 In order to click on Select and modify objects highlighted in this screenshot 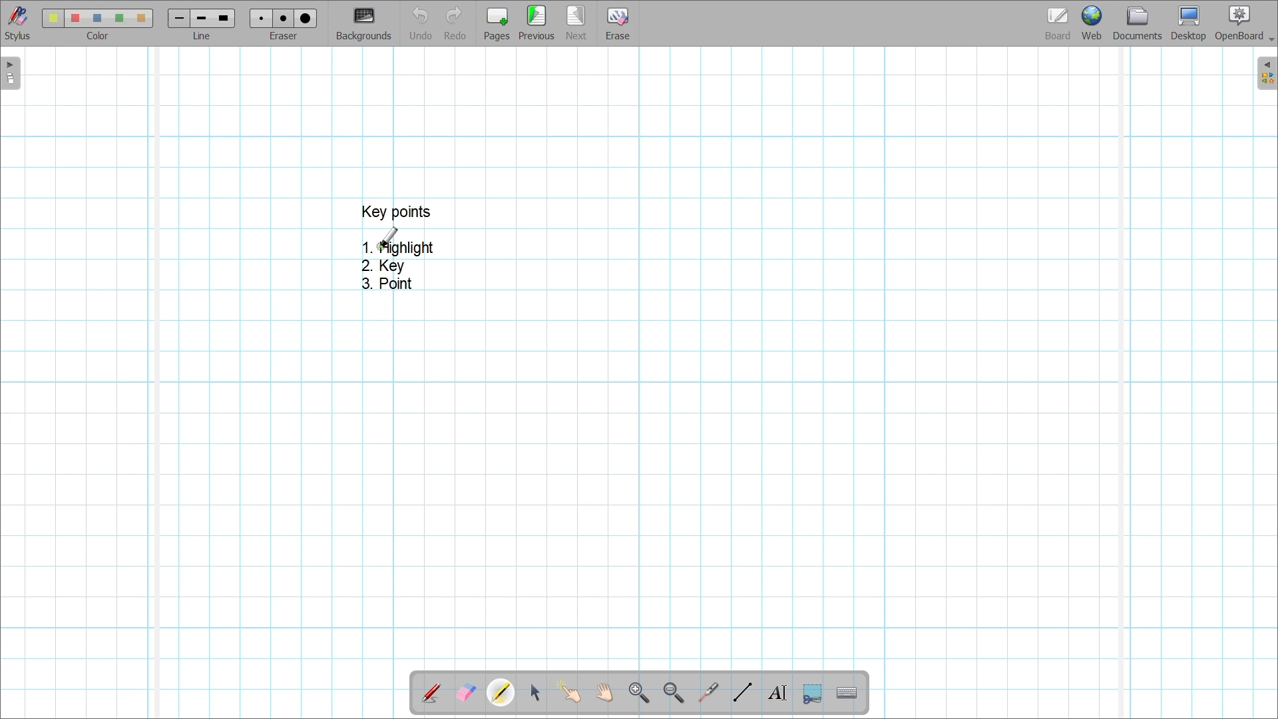, I will do `click(534, 693)`.